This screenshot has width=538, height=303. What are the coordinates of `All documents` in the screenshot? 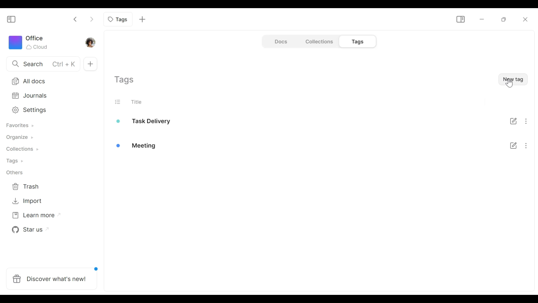 It's located at (50, 81).